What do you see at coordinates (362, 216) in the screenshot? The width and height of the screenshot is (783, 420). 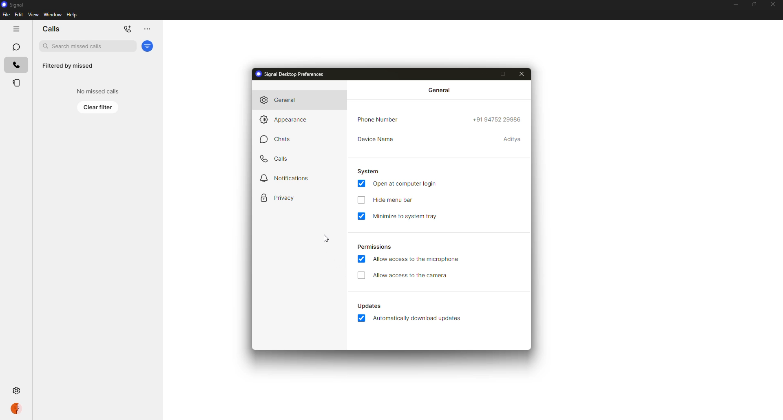 I see `enabled` at bounding box center [362, 216].